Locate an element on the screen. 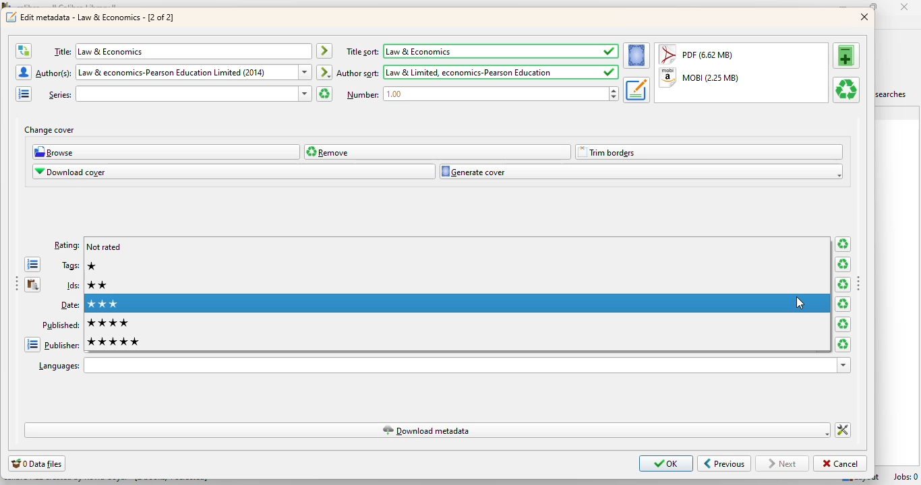 The height and width of the screenshot is (485, 921). MOBI (2.25 MB) is located at coordinates (700, 78).